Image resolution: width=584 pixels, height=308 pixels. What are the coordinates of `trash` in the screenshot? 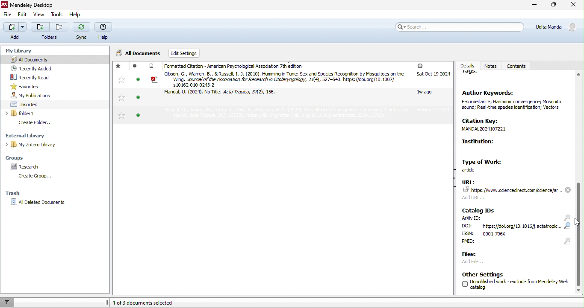 It's located at (18, 192).